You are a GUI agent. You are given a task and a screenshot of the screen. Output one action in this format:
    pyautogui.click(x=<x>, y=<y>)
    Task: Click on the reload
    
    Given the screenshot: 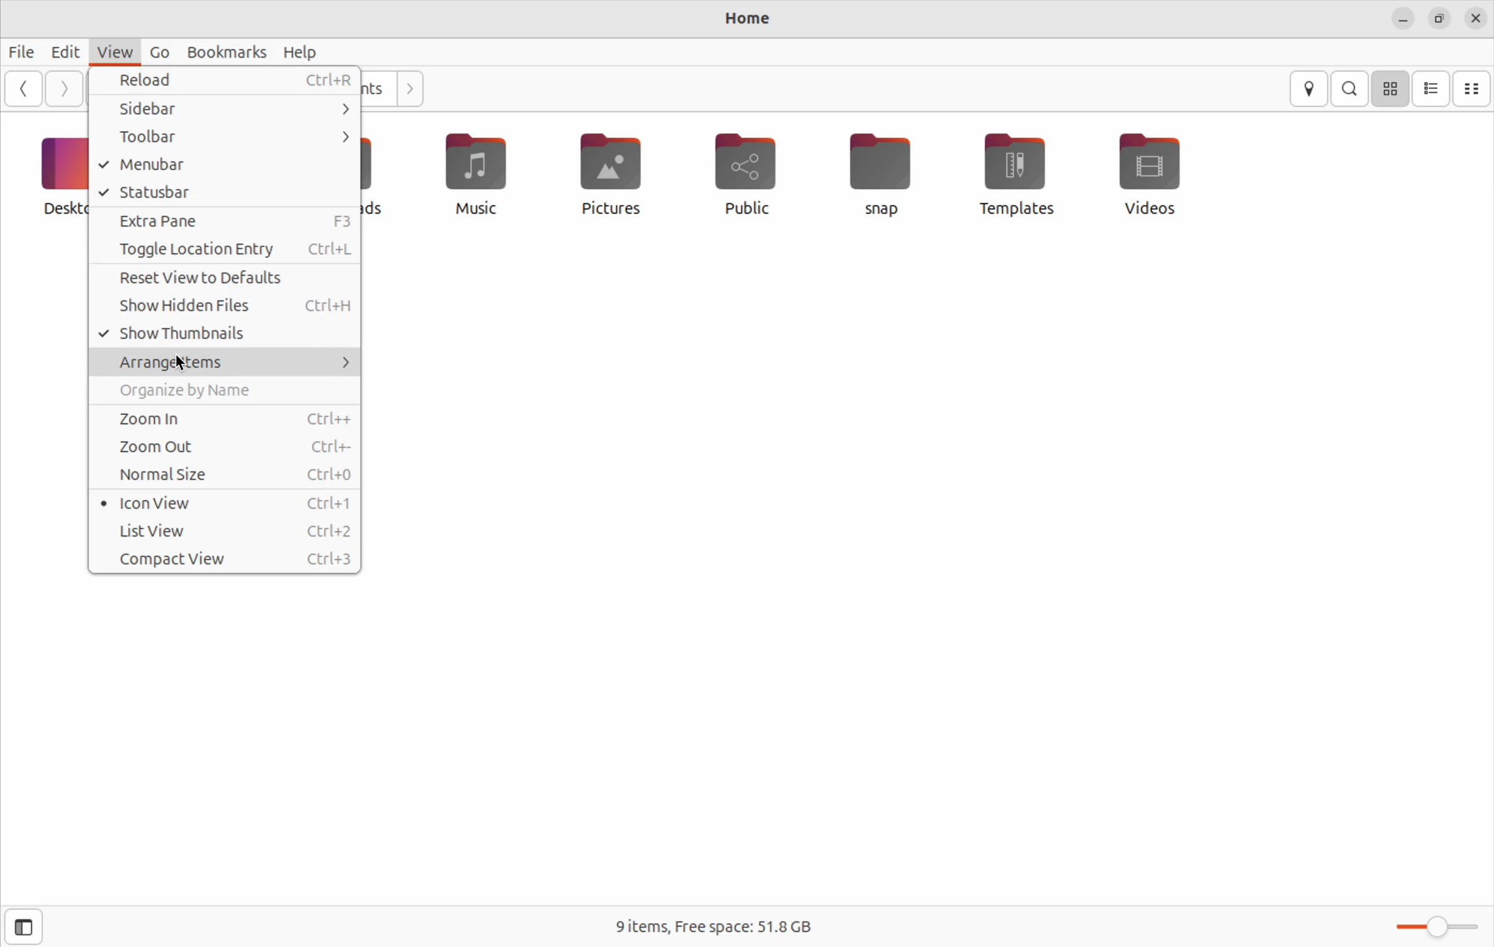 What is the action you would take?
    pyautogui.click(x=233, y=81)
    